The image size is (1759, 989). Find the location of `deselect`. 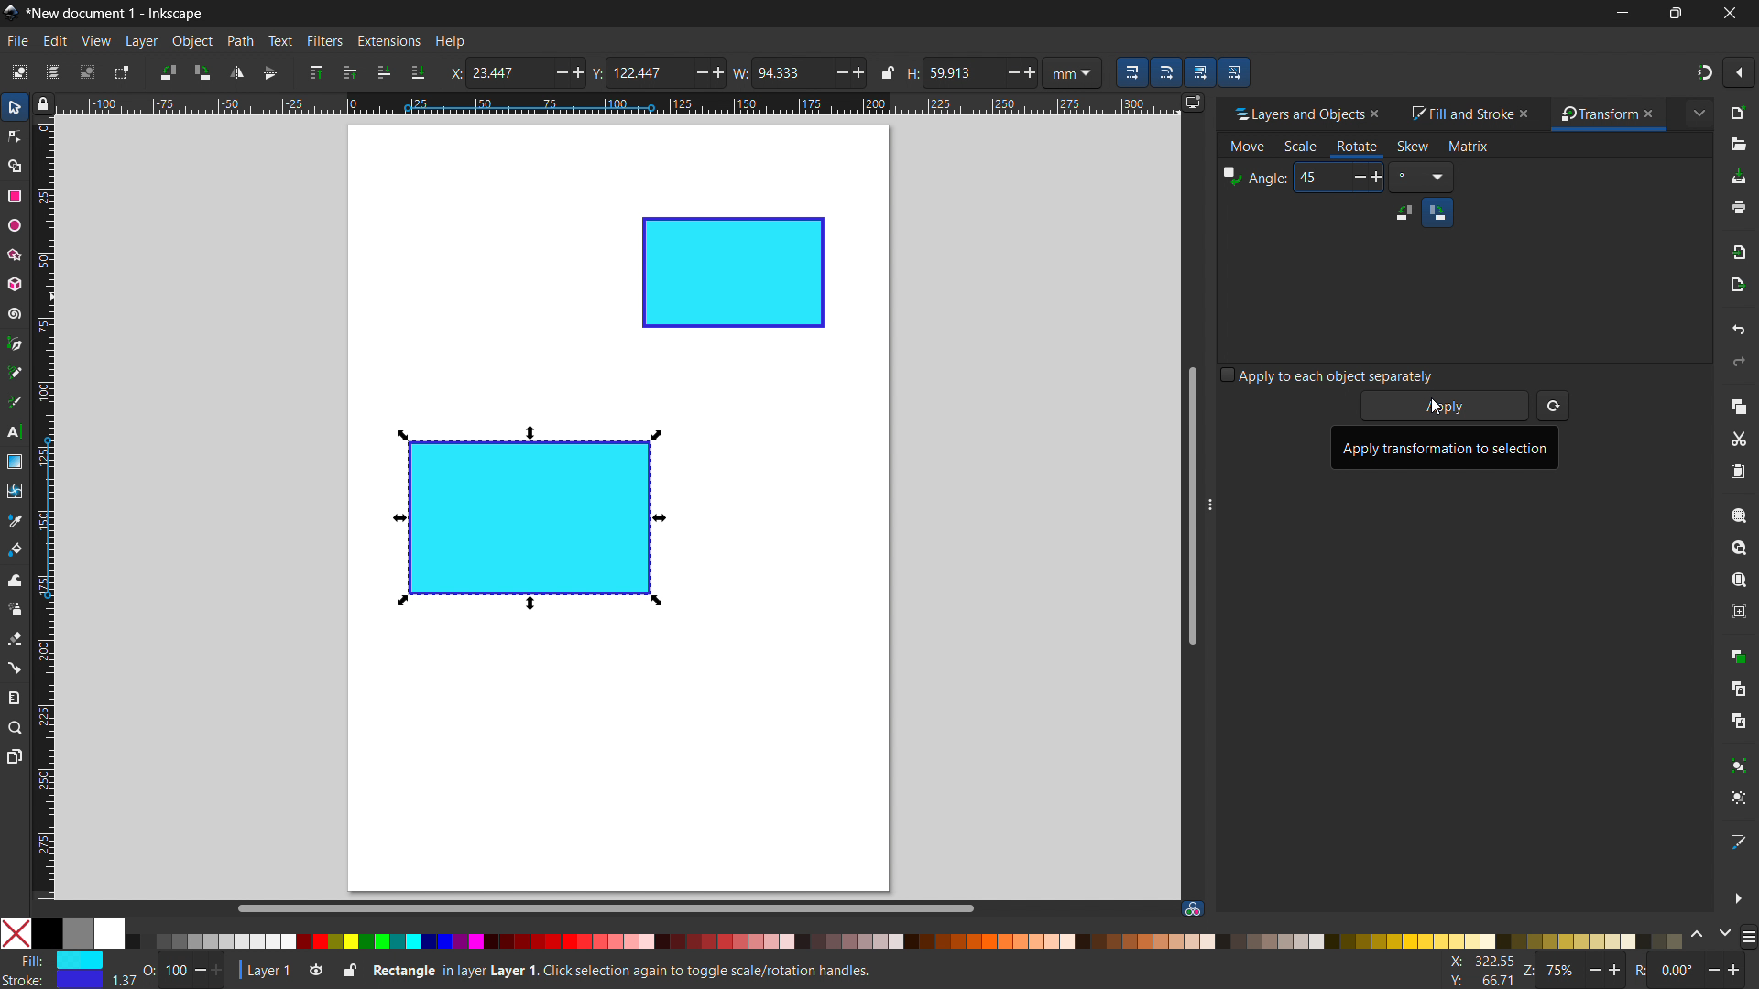

deselect is located at coordinates (88, 71).